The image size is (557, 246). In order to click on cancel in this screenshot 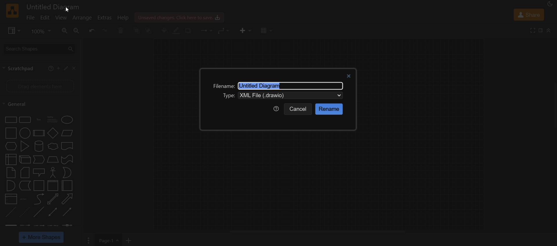, I will do `click(299, 109)`.